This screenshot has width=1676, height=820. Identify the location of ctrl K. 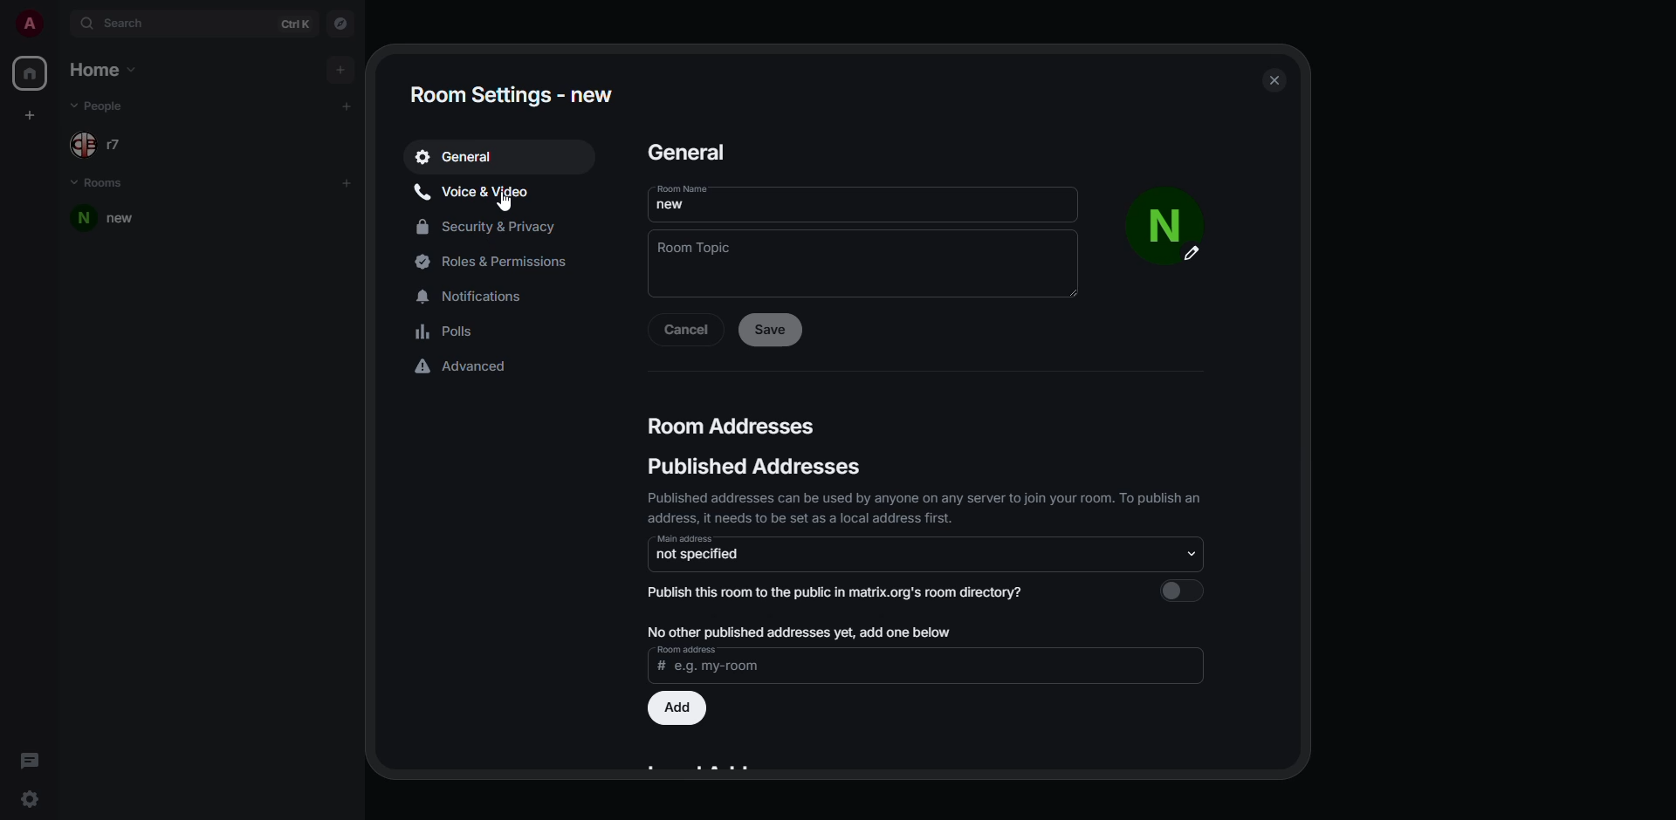
(296, 24).